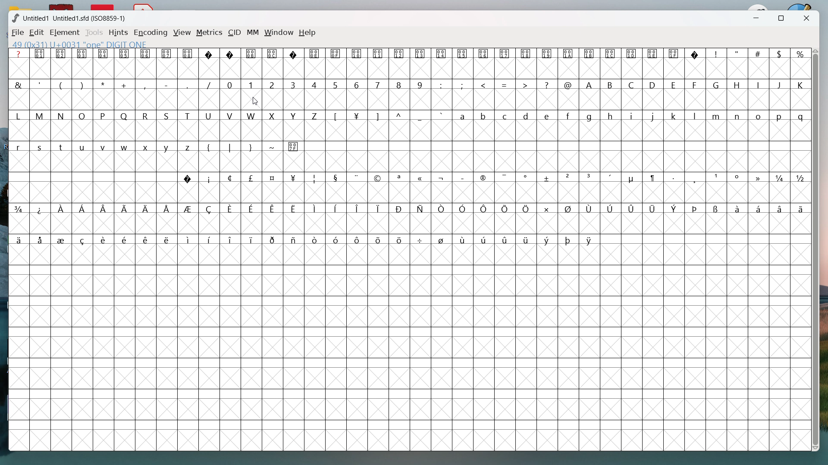  I want to click on 5, so click(336, 84).